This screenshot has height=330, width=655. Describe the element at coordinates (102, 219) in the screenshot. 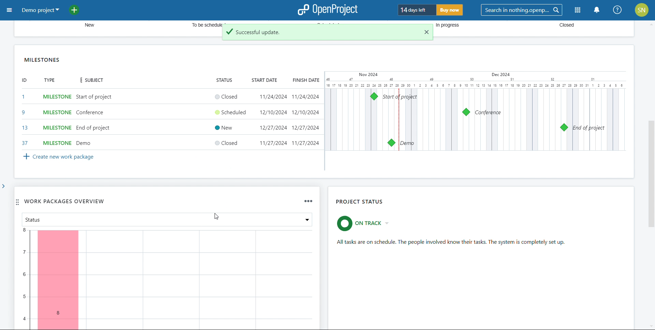

I see `select attribute` at that location.